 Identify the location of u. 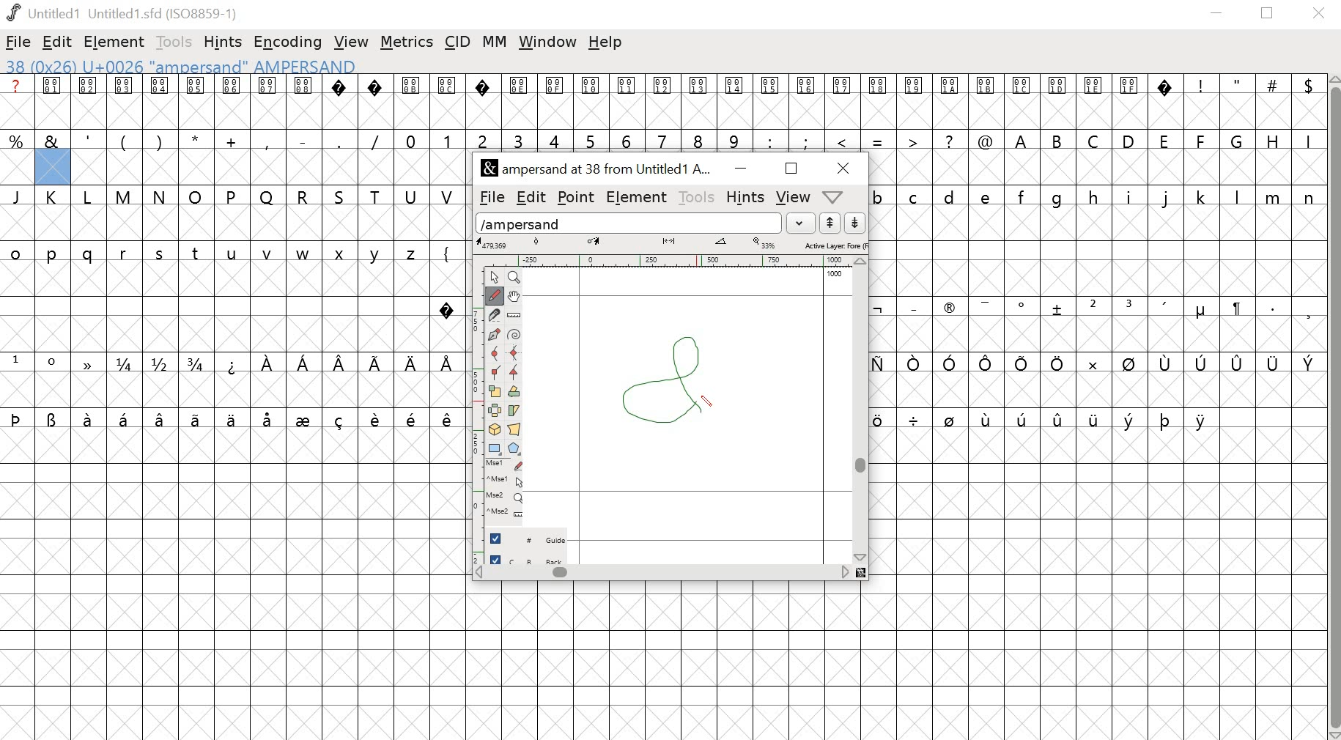
(233, 254).